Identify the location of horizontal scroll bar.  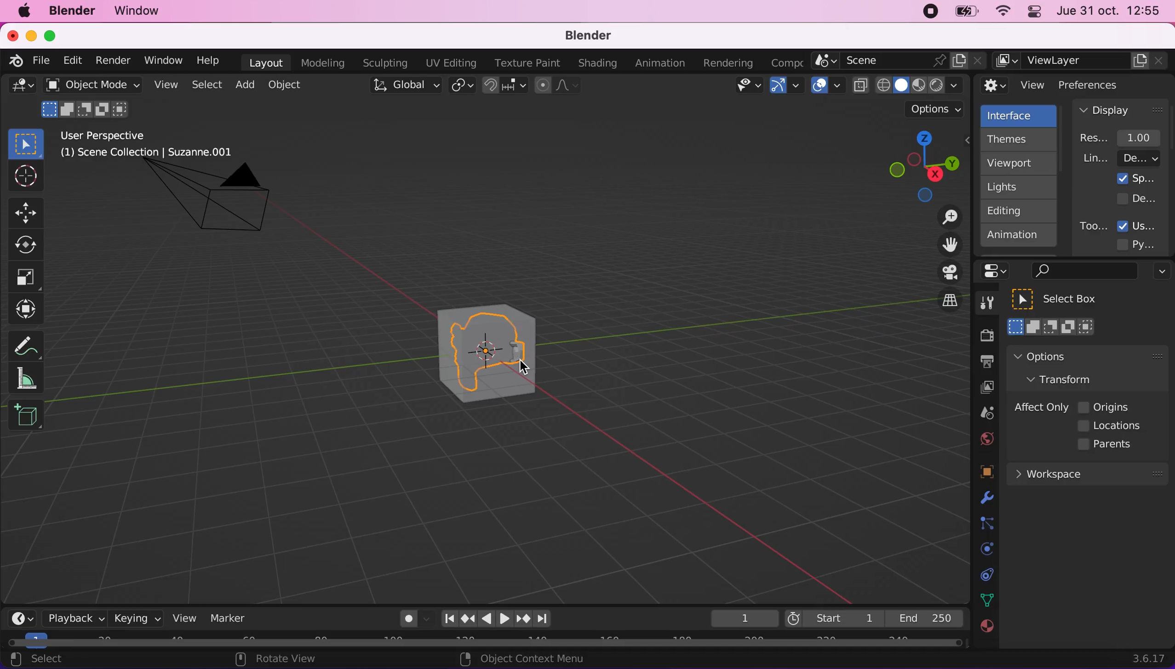
(485, 643).